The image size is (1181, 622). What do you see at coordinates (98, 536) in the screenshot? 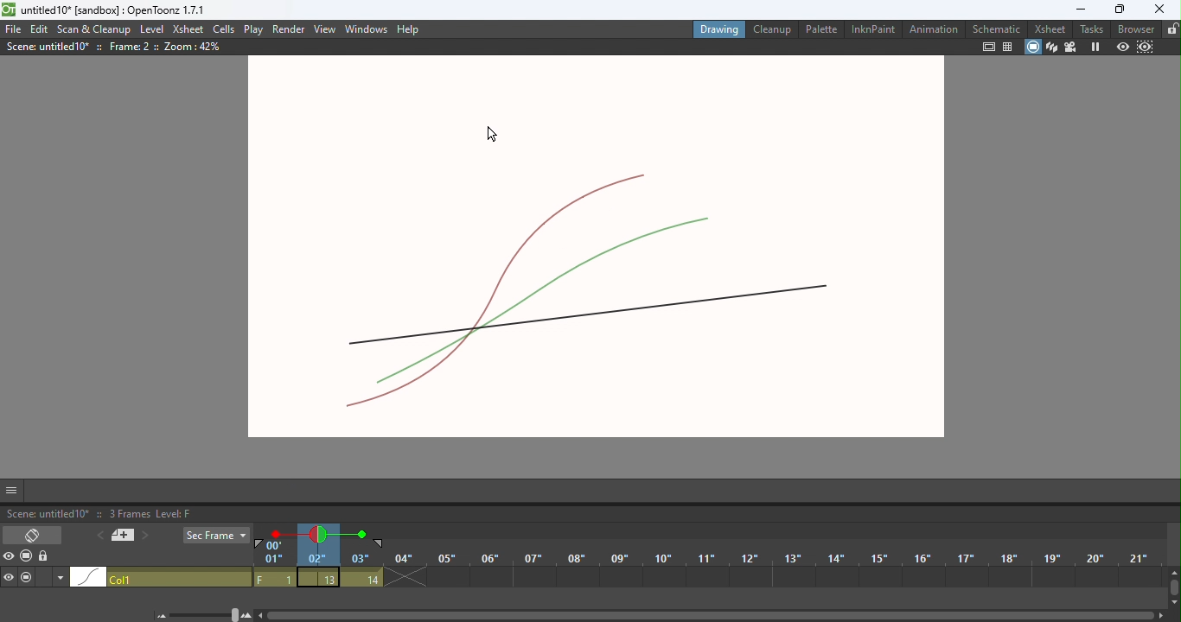
I see `Previous memo` at bounding box center [98, 536].